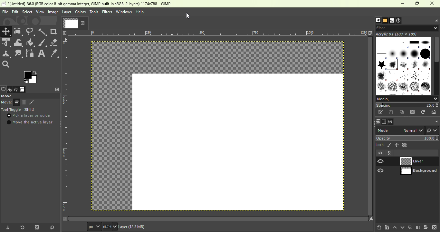 The width and height of the screenshot is (440, 232). Describe the element at coordinates (432, 130) in the screenshot. I see `Switch to another group of modes` at that location.